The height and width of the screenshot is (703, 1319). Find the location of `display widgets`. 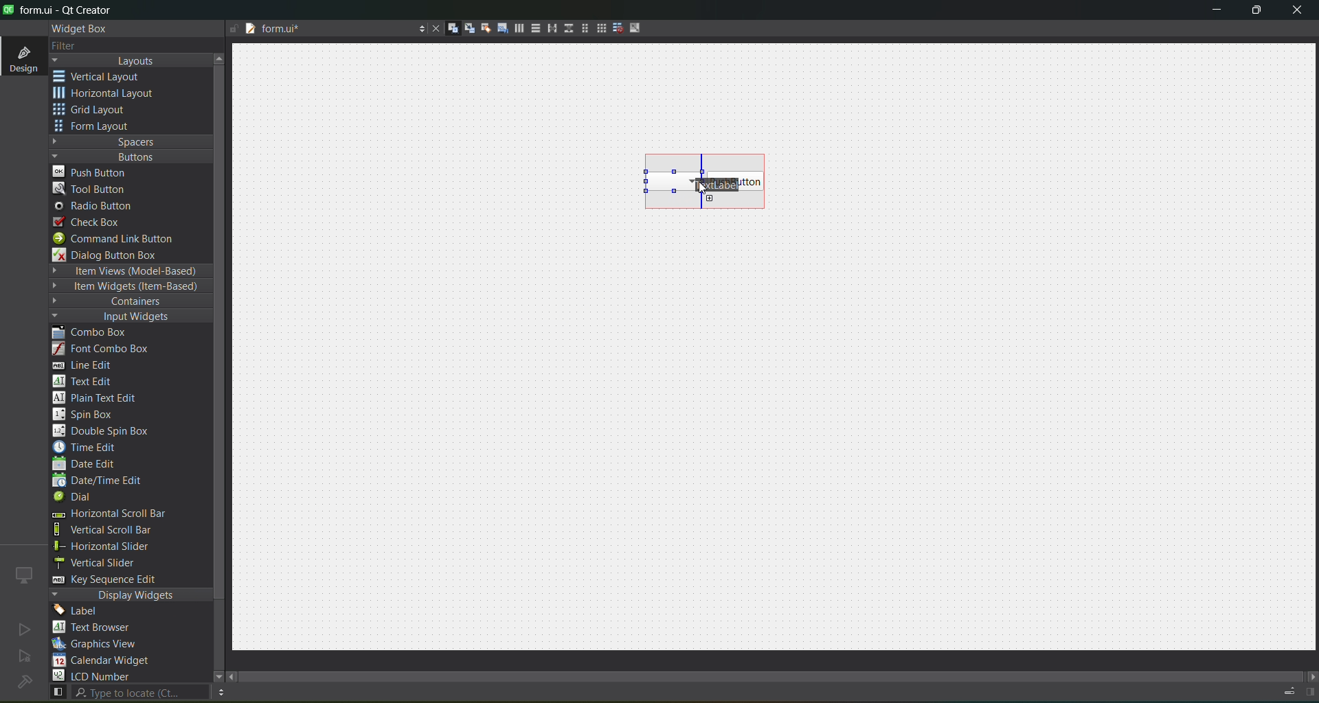

display widgets is located at coordinates (131, 595).